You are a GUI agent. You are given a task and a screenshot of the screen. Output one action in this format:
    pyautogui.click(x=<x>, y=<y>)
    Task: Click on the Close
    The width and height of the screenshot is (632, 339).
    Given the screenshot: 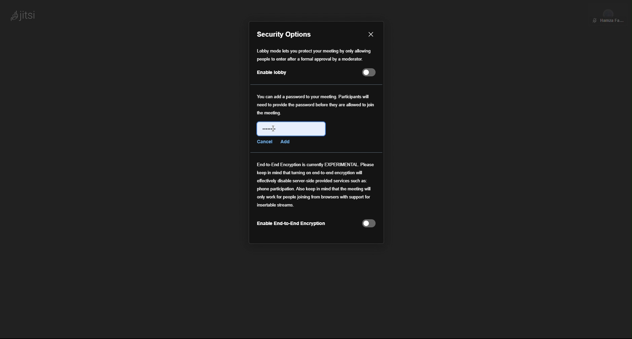 What is the action you would take?
    pyautogui.click(x=372, y=35)
    